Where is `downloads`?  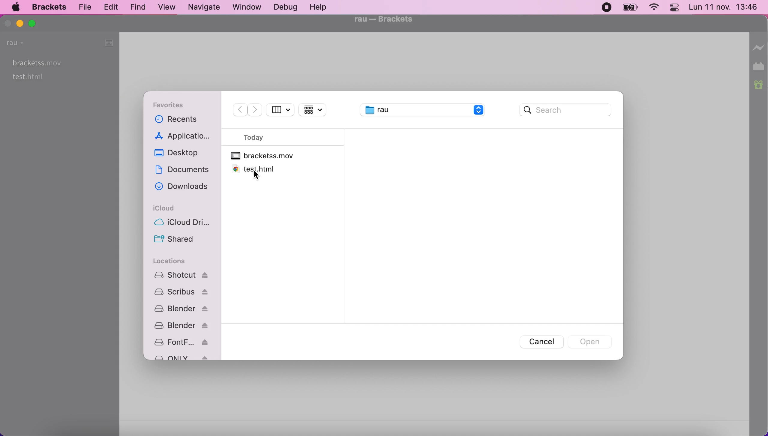
downloads is located at coordinates (182, 188).